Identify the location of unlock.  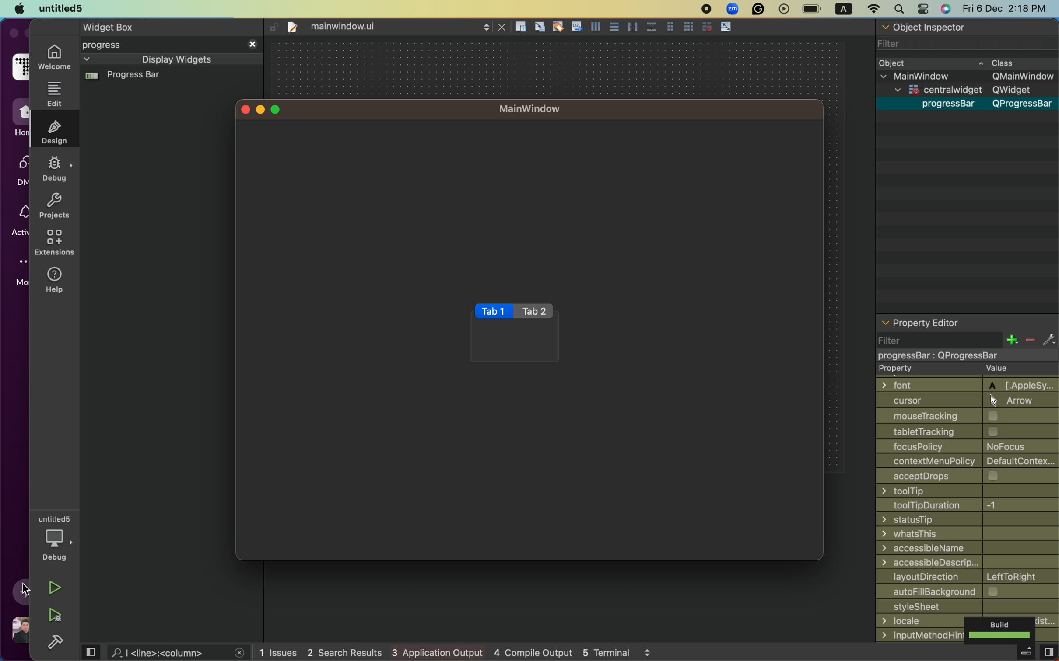
(274, 27).